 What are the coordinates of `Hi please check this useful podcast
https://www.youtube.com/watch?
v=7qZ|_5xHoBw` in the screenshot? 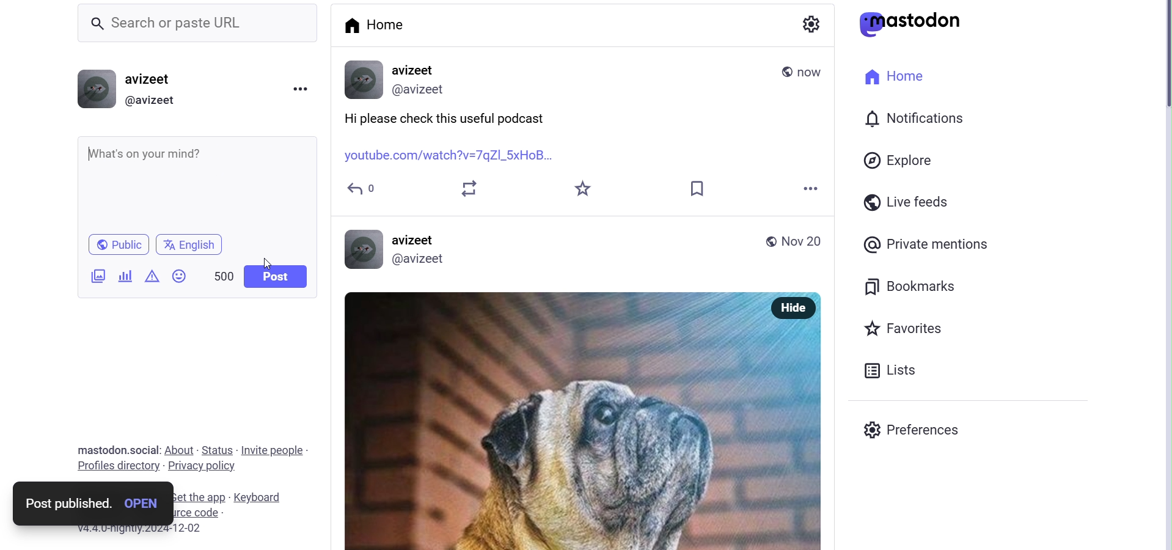 It's located at (199, 180).